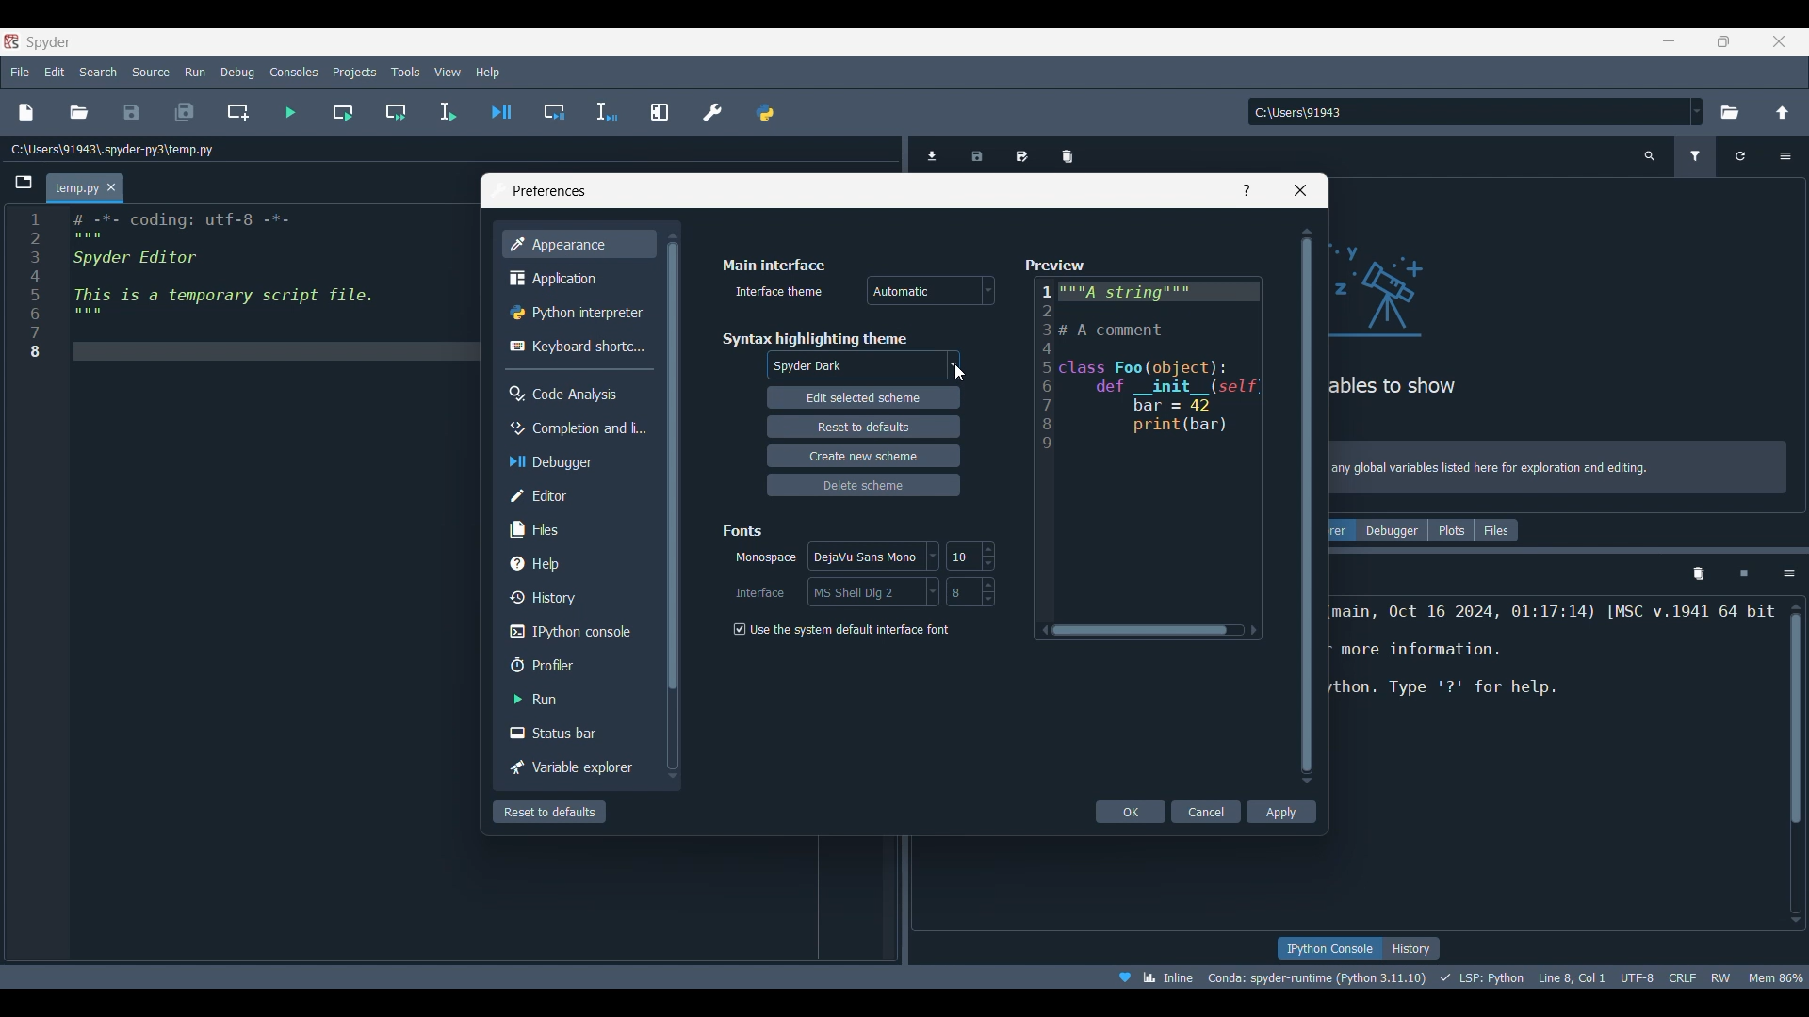 Image resolution: width=1809 pixels, height=1017 pixels. What do you see at coordinates (575, 495) in the screenshot?
I see `Editor` at bounding box center [575, 495].